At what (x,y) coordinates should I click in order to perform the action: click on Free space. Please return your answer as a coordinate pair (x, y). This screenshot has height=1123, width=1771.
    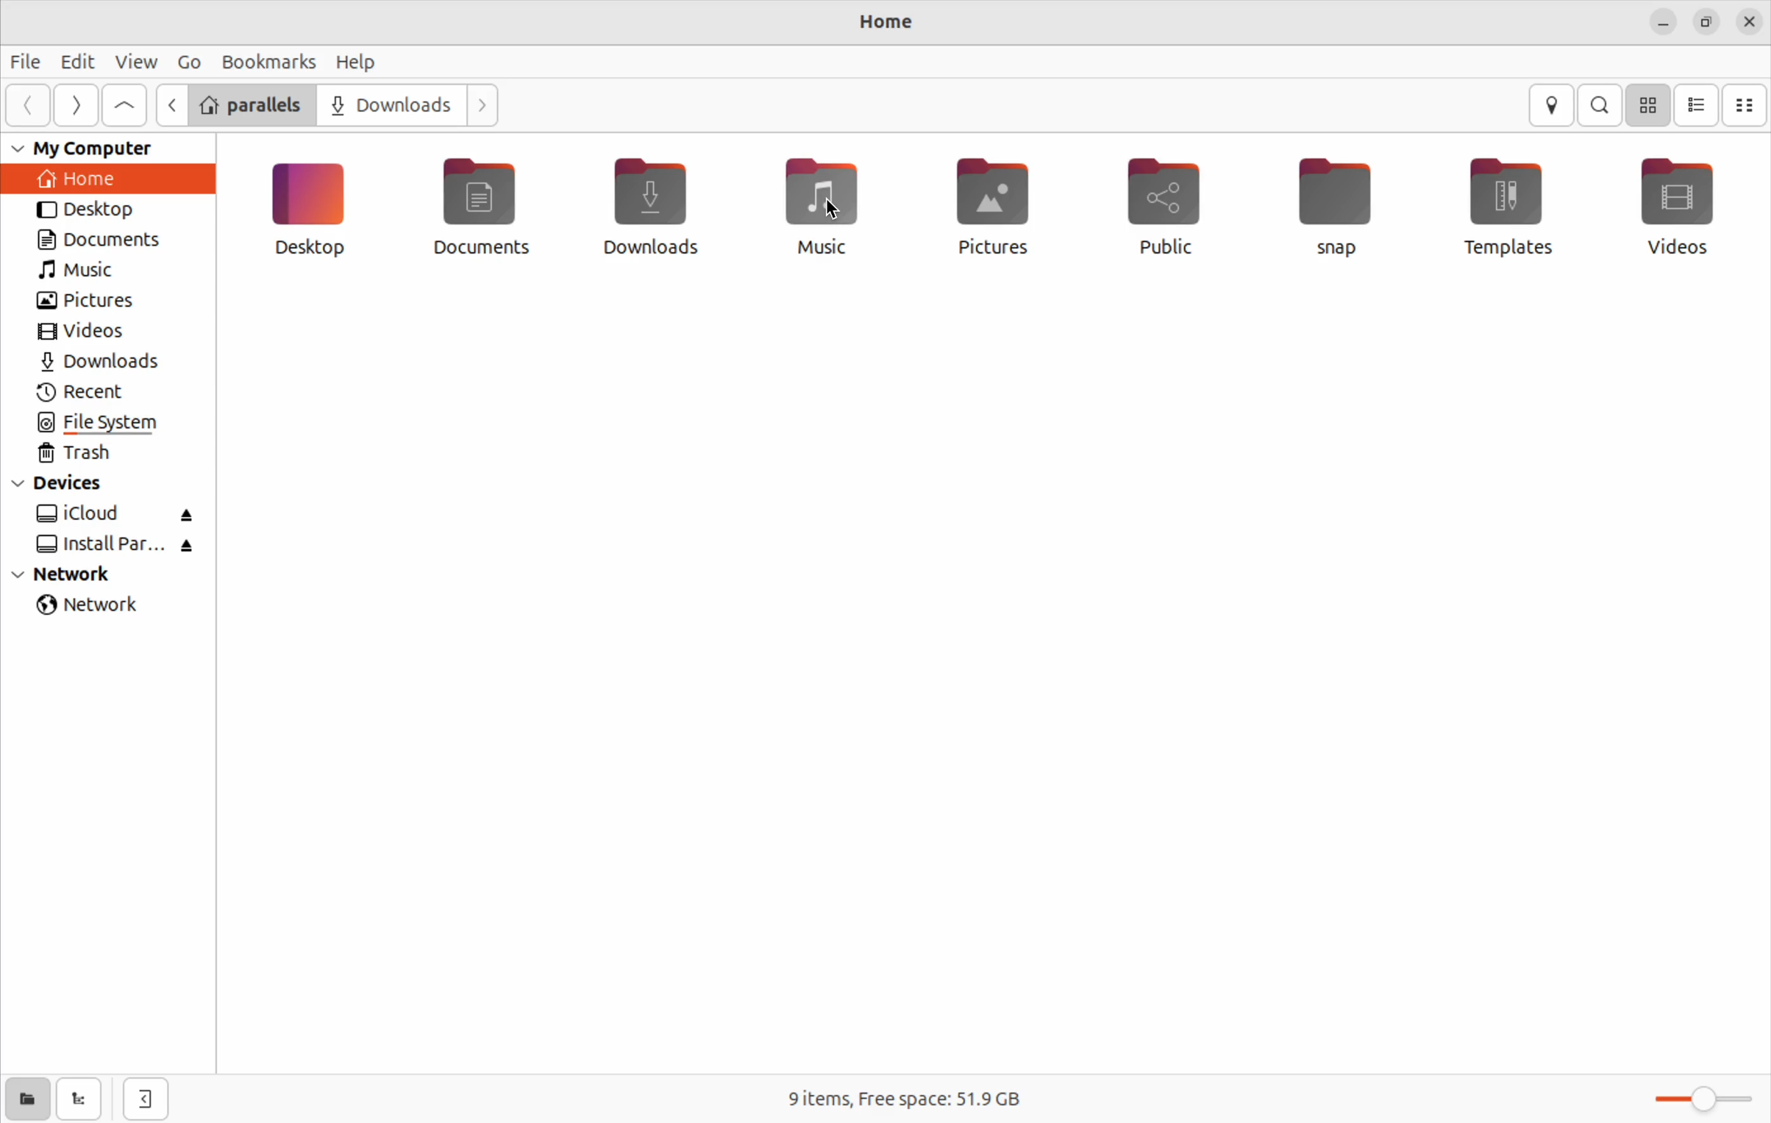
    Looking at the image, I should click on (903, 1094).